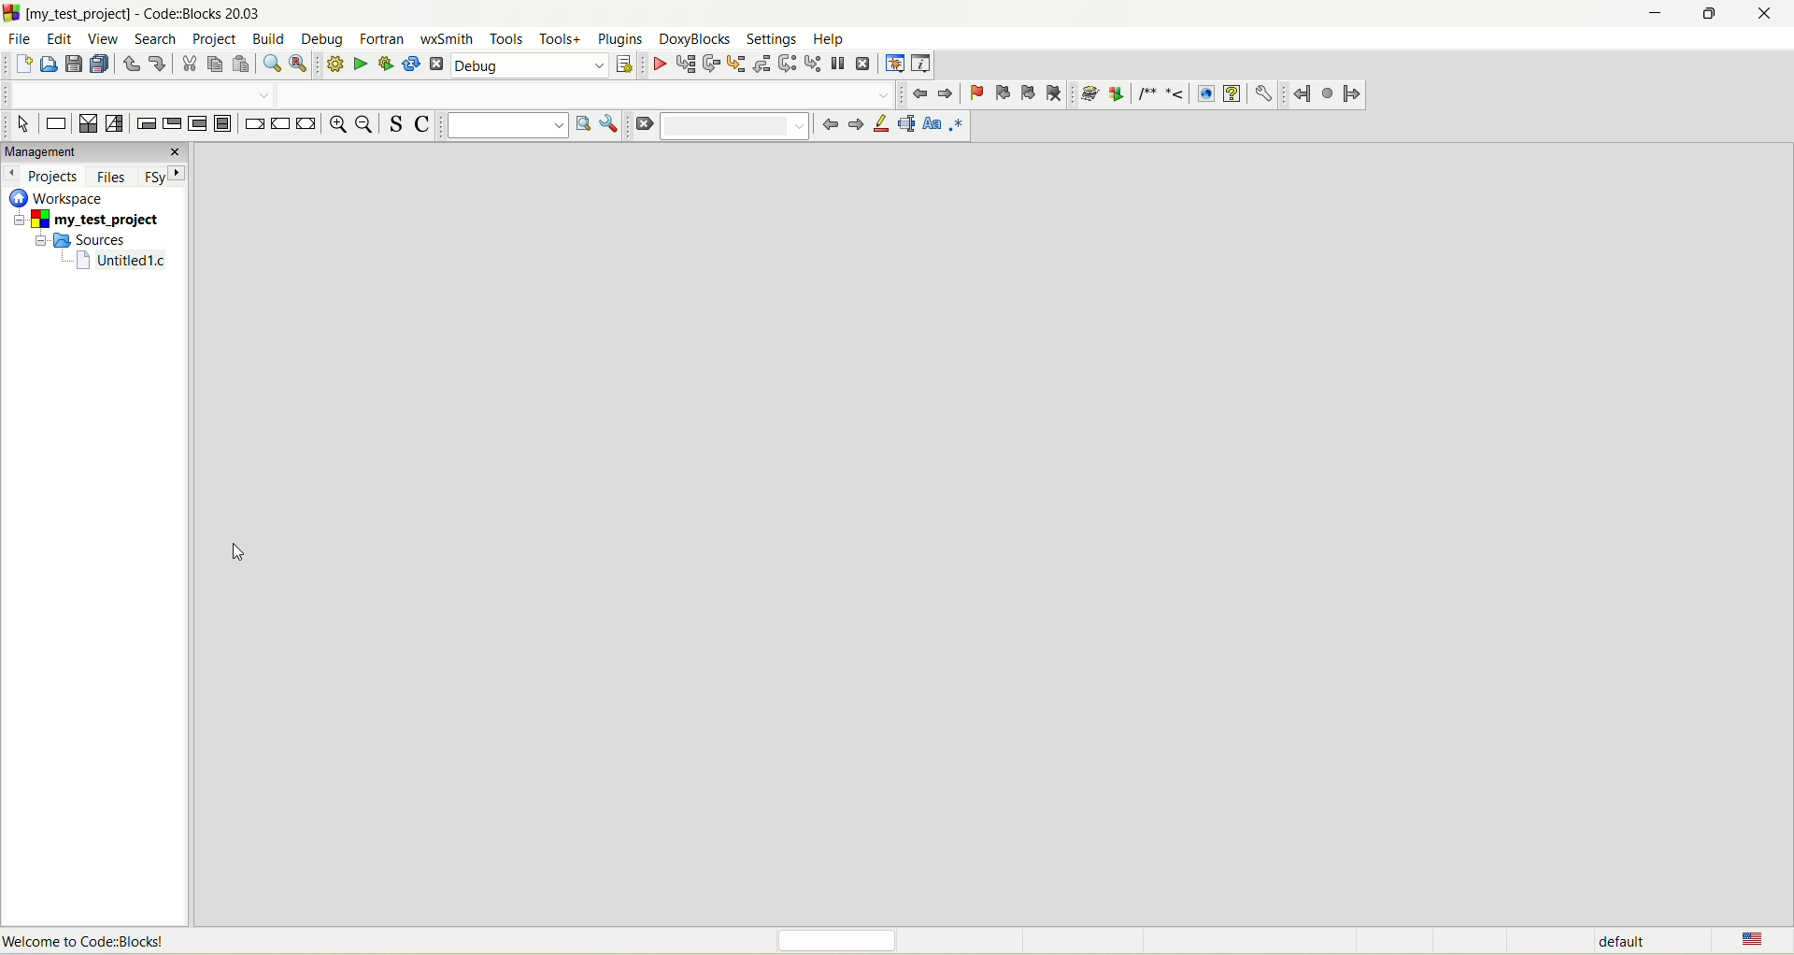 This screenshot has height=955, width=1794. What do you see at coordinates (883, 125) in the screenshot?
I see `highlight` at bounding box center [883, 125].